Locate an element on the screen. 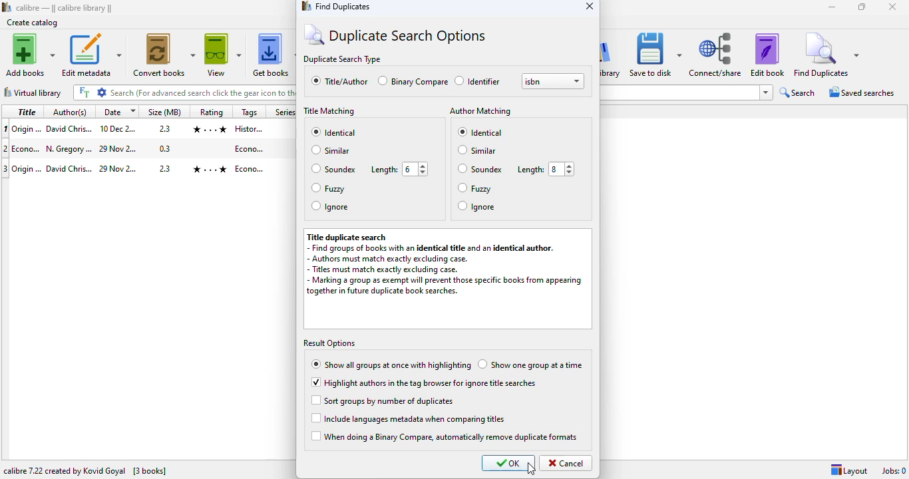 The width and height of the screenshot is (909, 479). view is located at coordinates (222, 55).